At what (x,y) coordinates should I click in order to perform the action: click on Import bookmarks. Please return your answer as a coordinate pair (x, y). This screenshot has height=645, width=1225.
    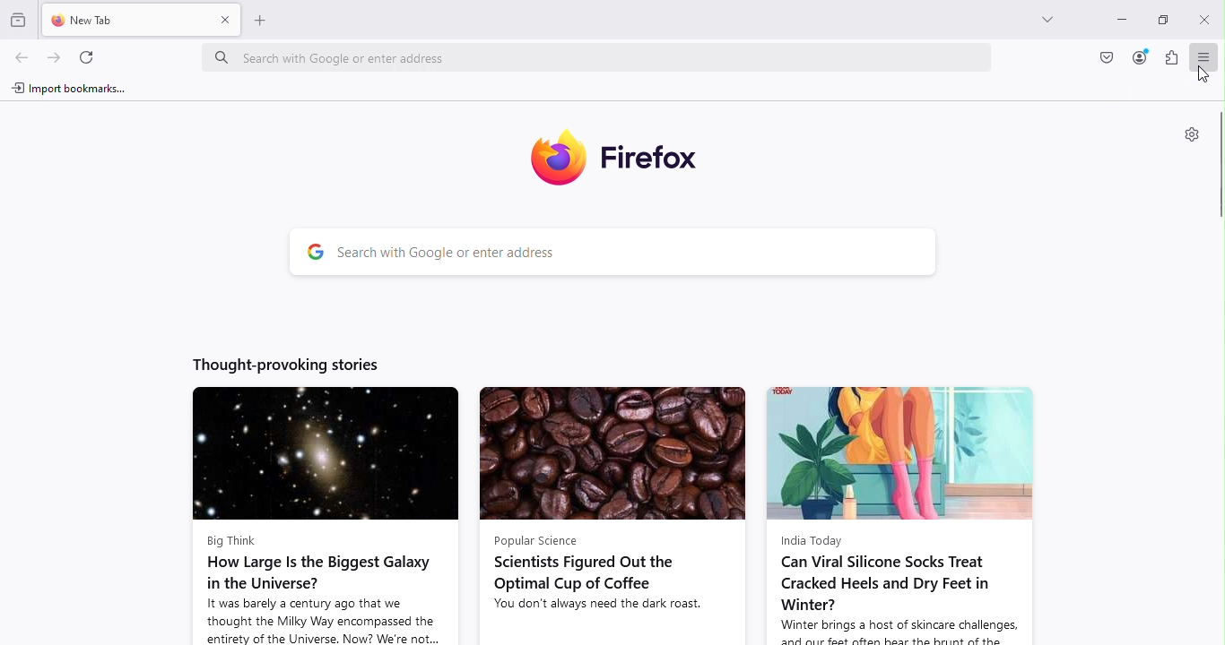
    Looking at the image, I should click on (66, 90).